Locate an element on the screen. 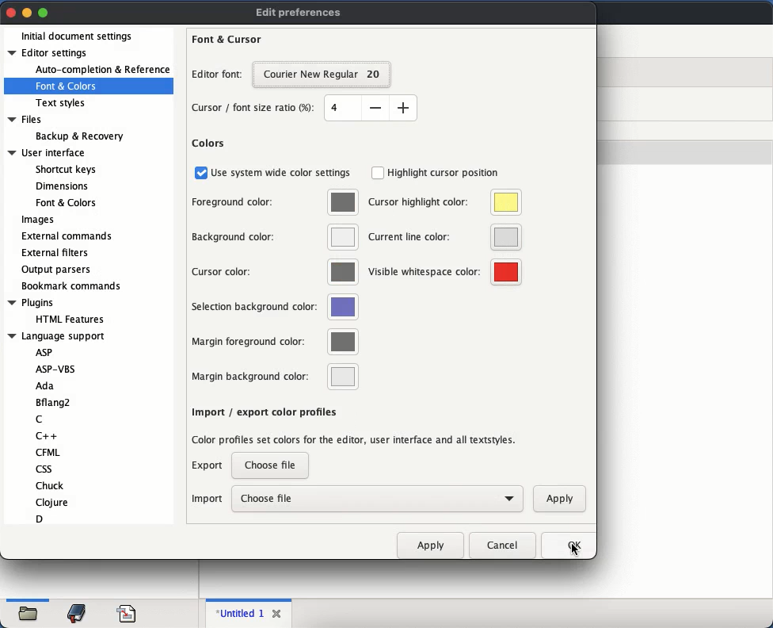  untitled 1 is located at coordinates (242, 613).